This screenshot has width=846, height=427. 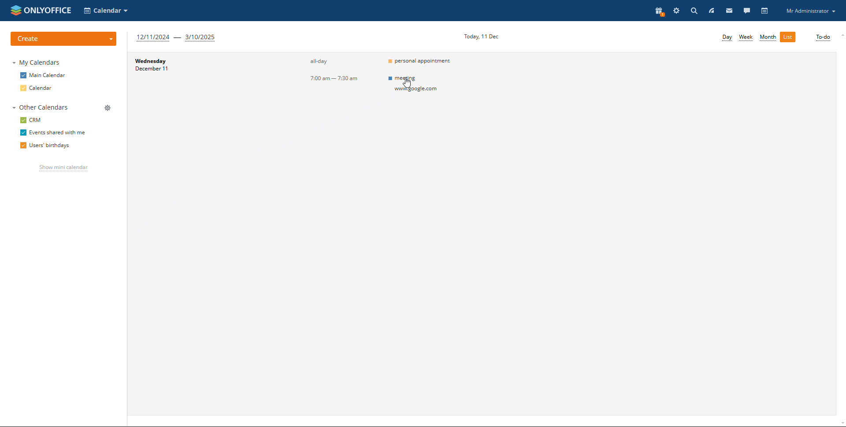 What do you see at coordinates (40, 107) in the screenshot?
I see `other calendar` at bounding box center [40, 107].